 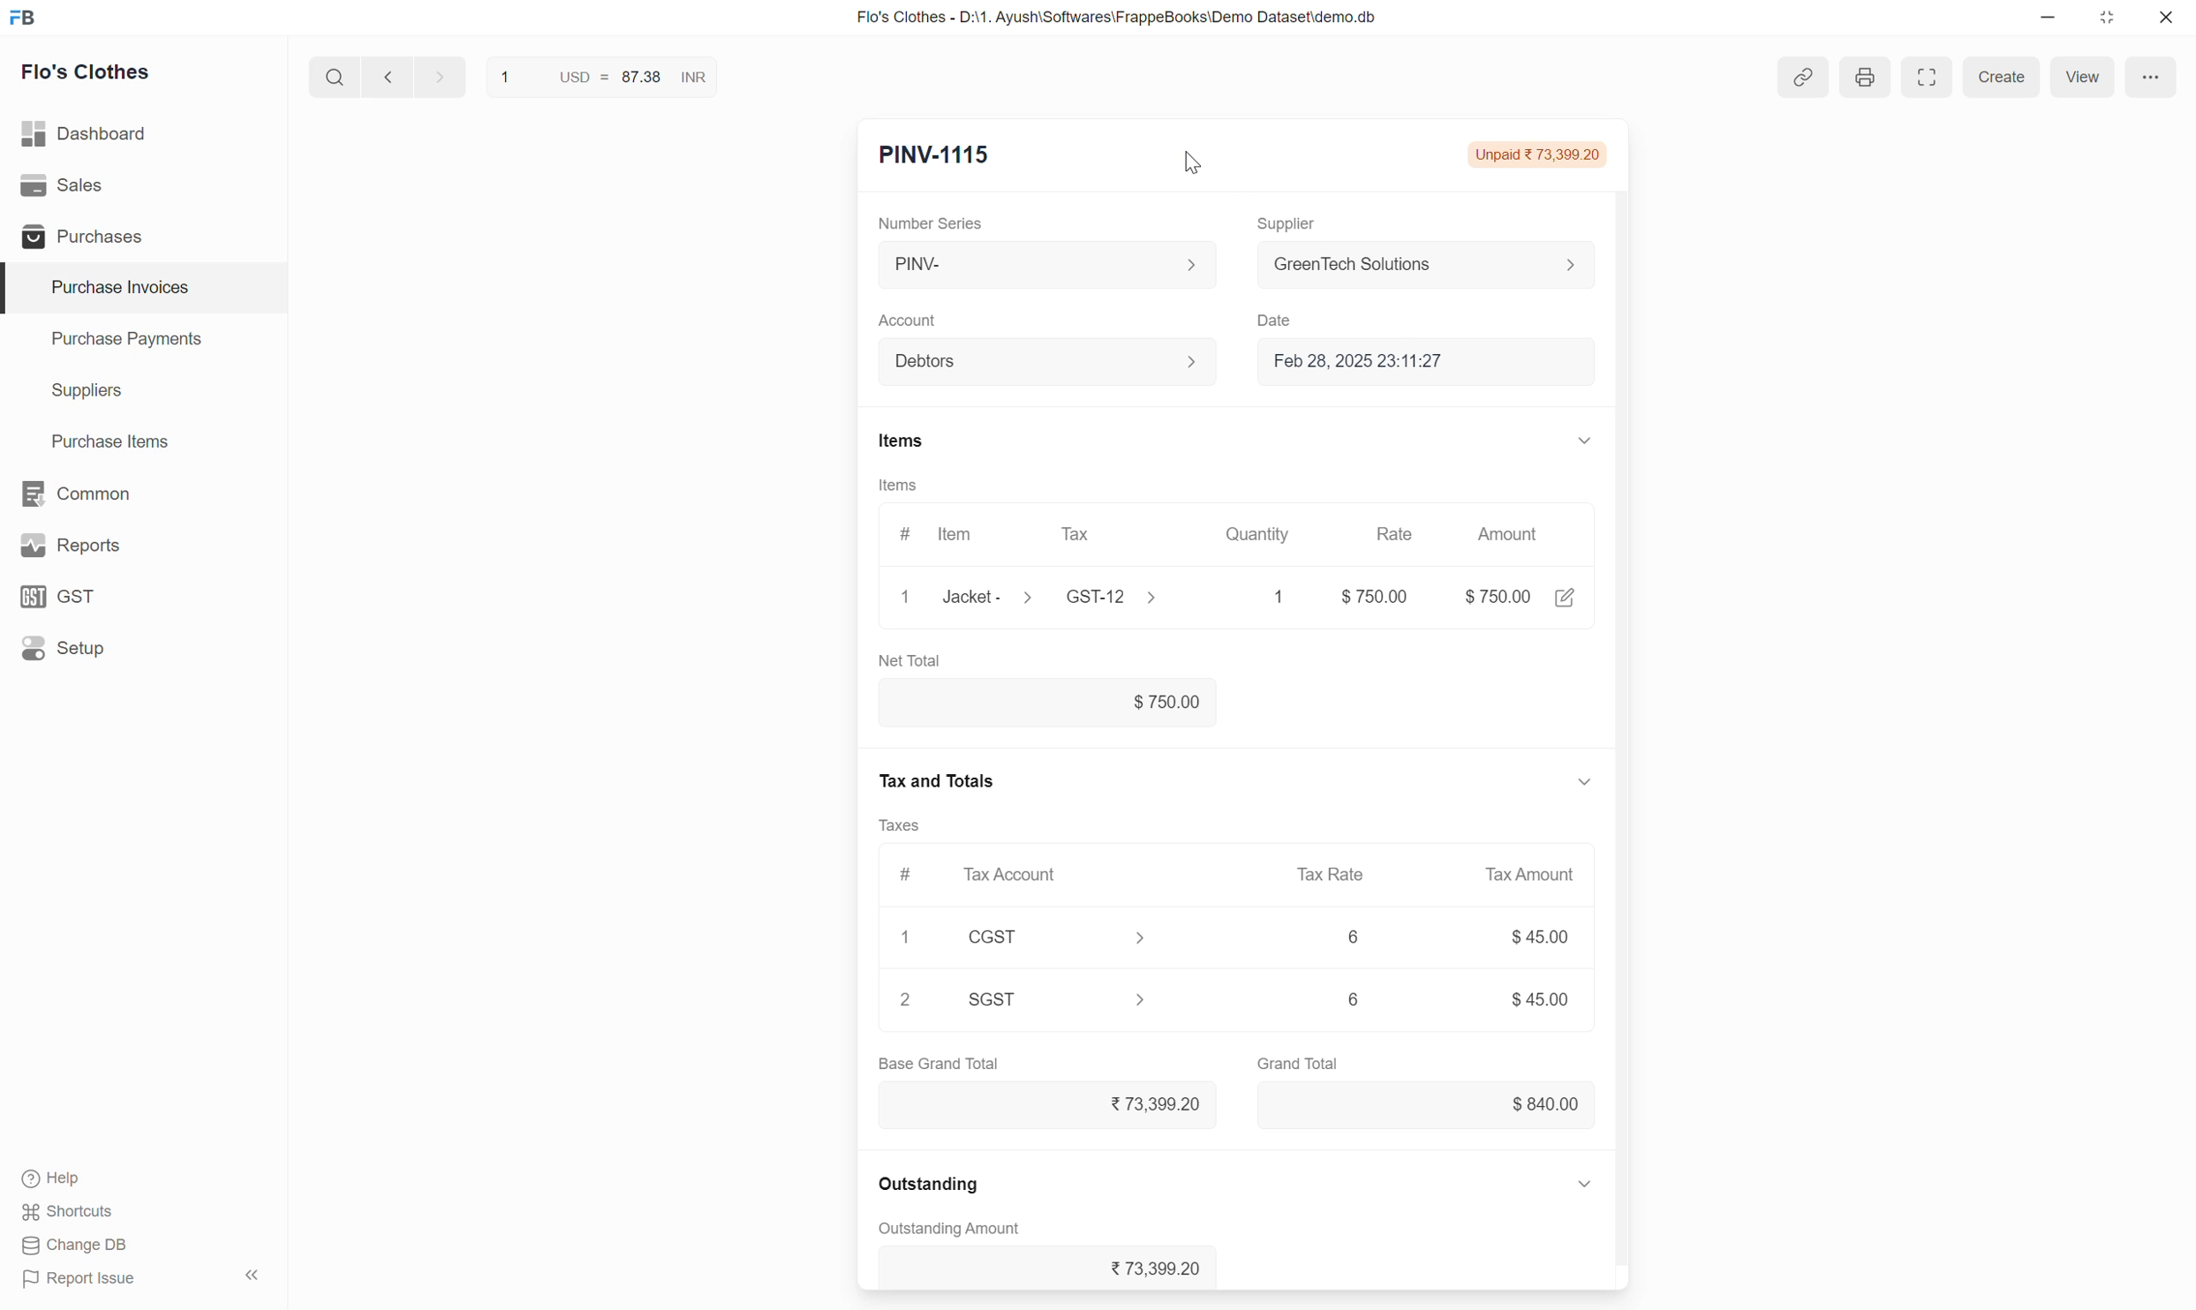 I want to click on Shortcuts, so click(x=70, y=1212).